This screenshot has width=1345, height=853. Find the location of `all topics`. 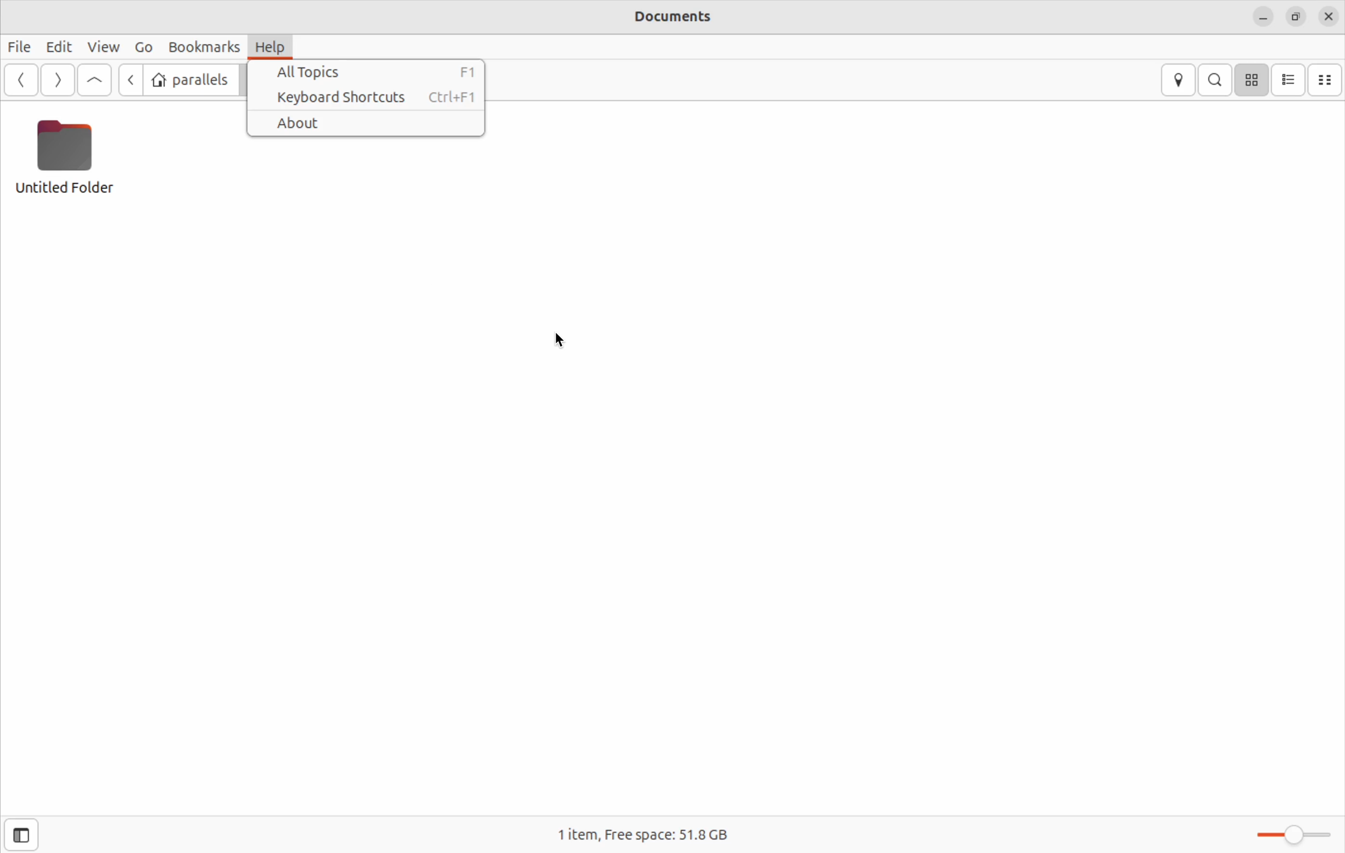

all topics is located at coordinates (370, 73).